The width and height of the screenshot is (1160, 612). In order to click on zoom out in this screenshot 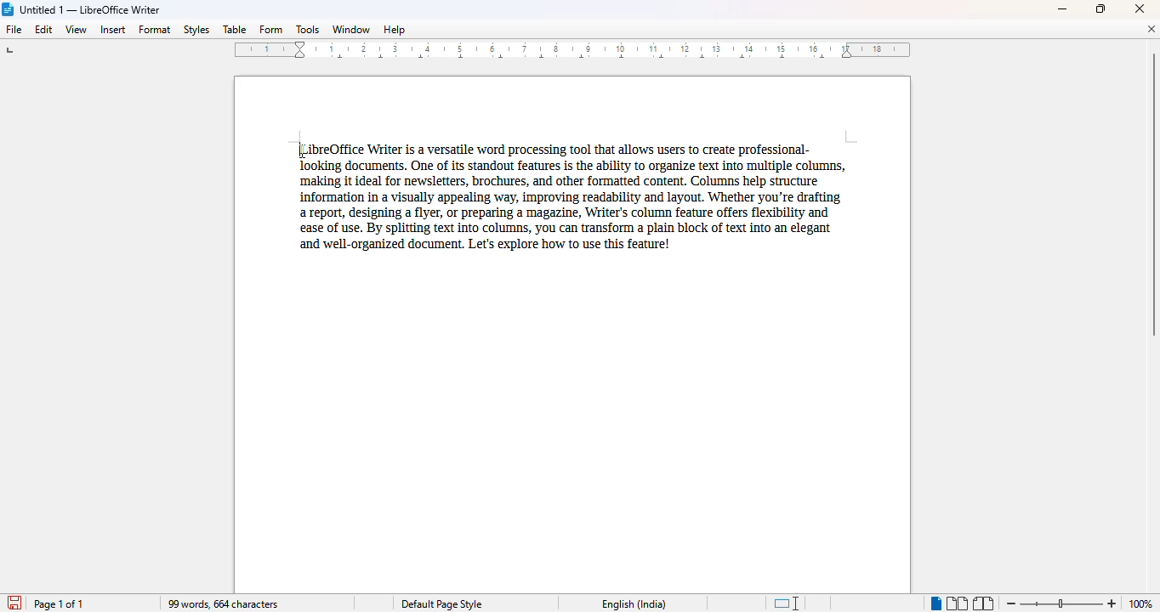, I will do `click(1012, 603)`.